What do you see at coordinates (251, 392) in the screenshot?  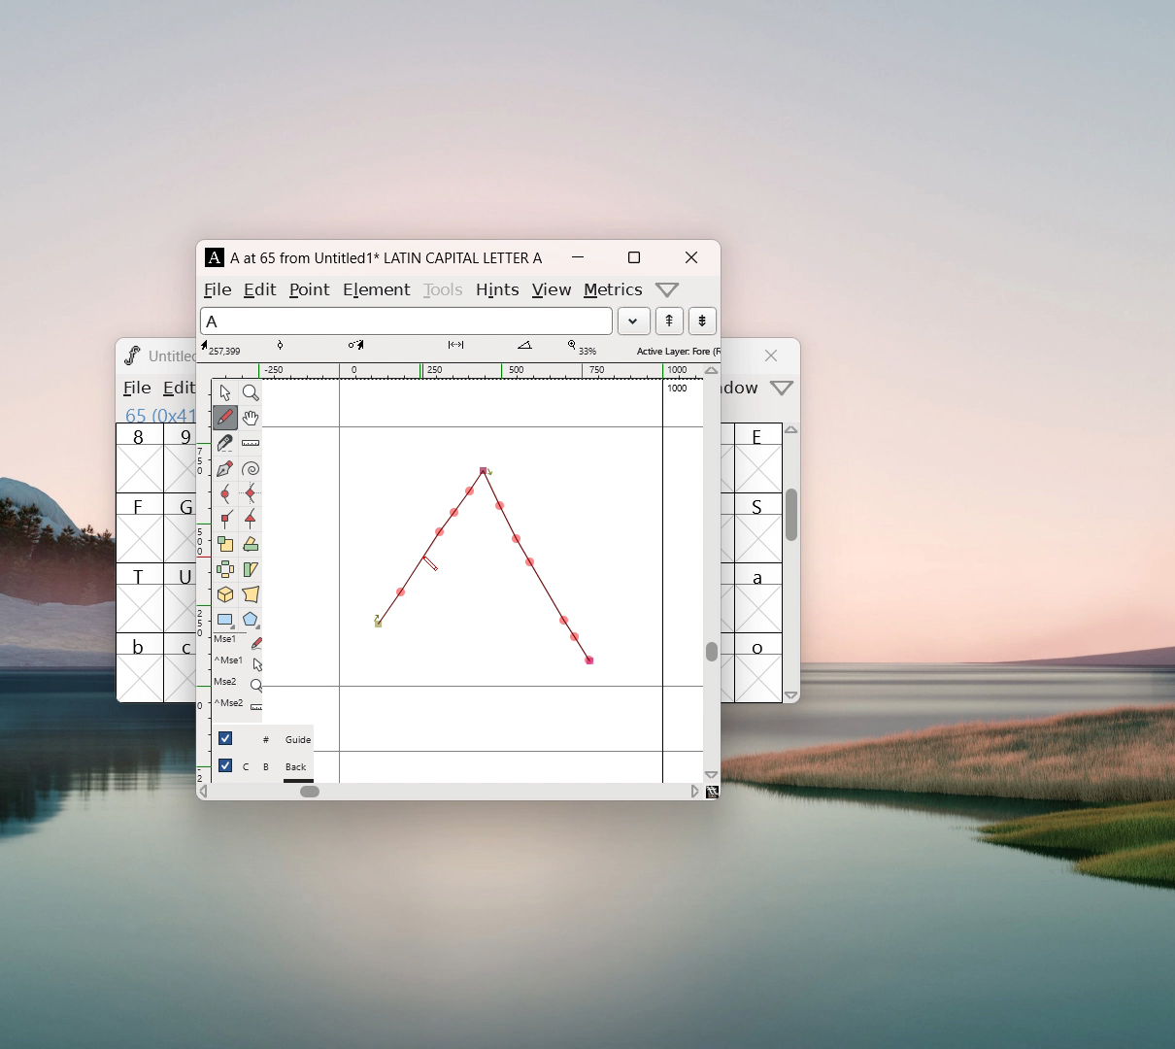 I see `maginify` at bounding box center [251, 392].